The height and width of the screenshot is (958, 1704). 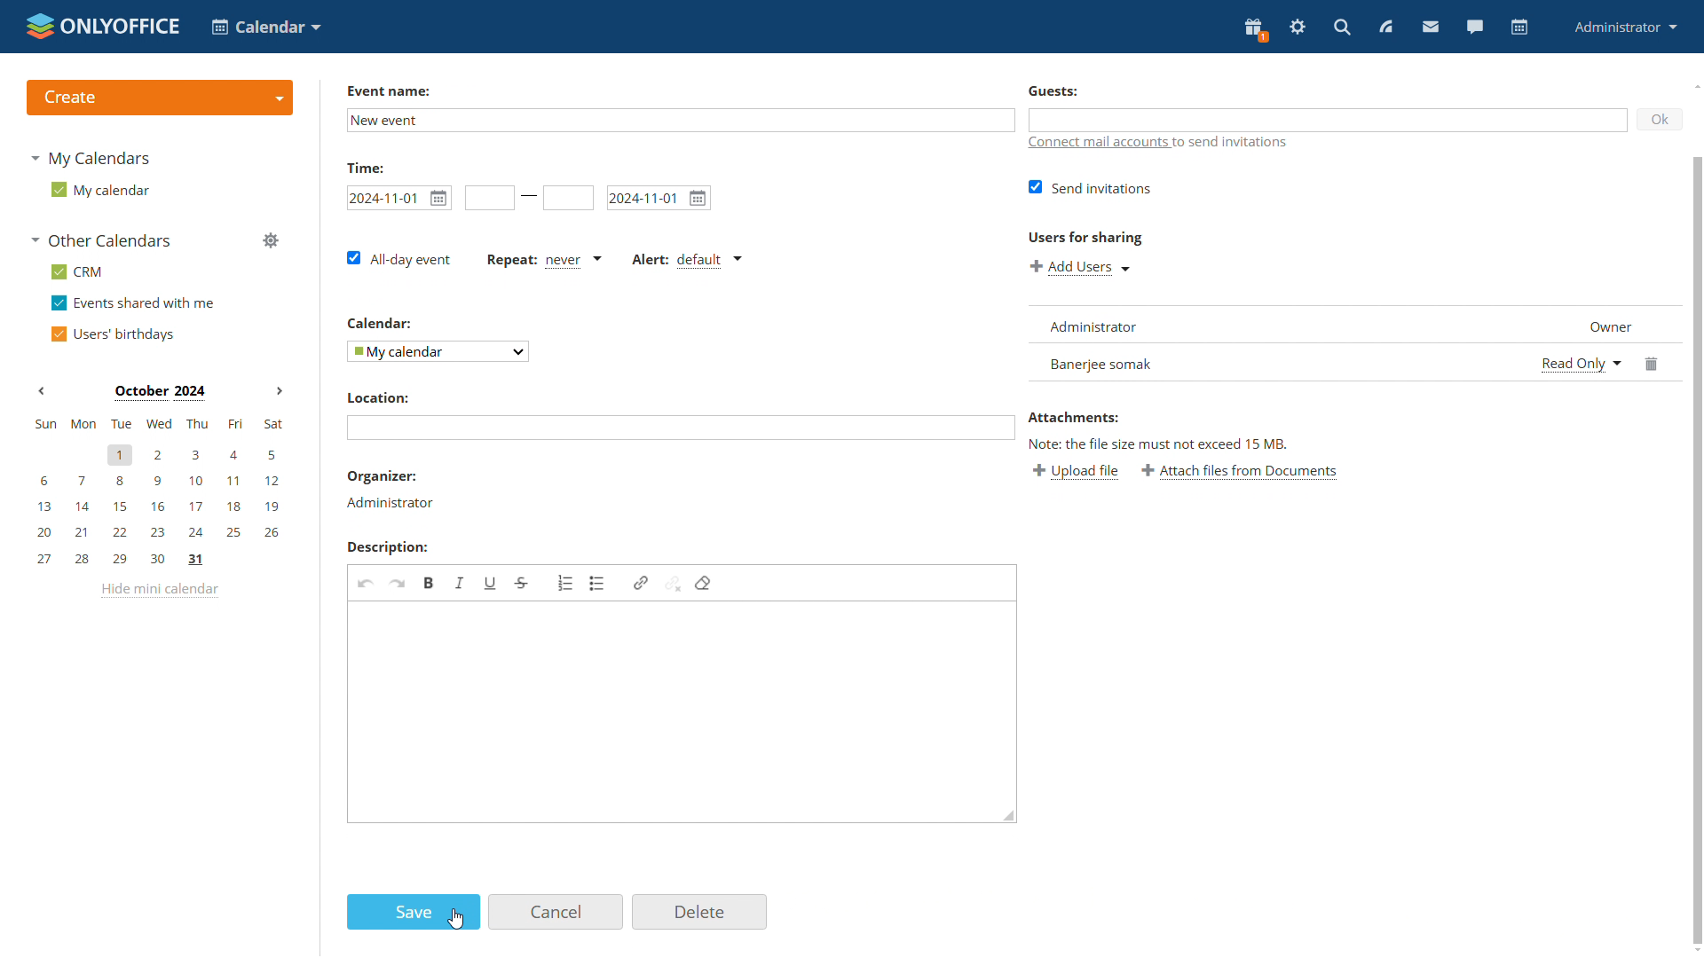 What do you see at coordinates (160, 98) in the screenshot?
I see `create` at bounding box center [160, 98].